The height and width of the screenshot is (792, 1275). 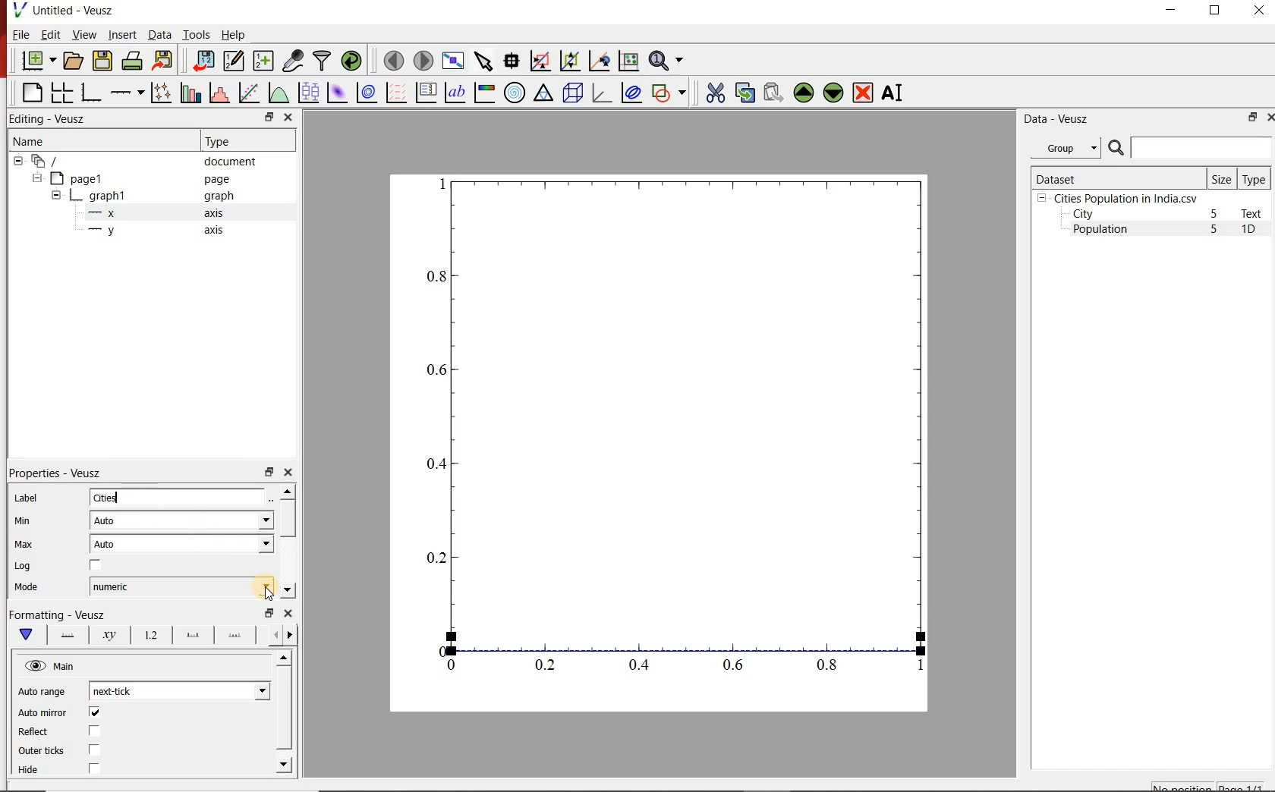 I want to click on 3d scene, so click(x=571, y=92).